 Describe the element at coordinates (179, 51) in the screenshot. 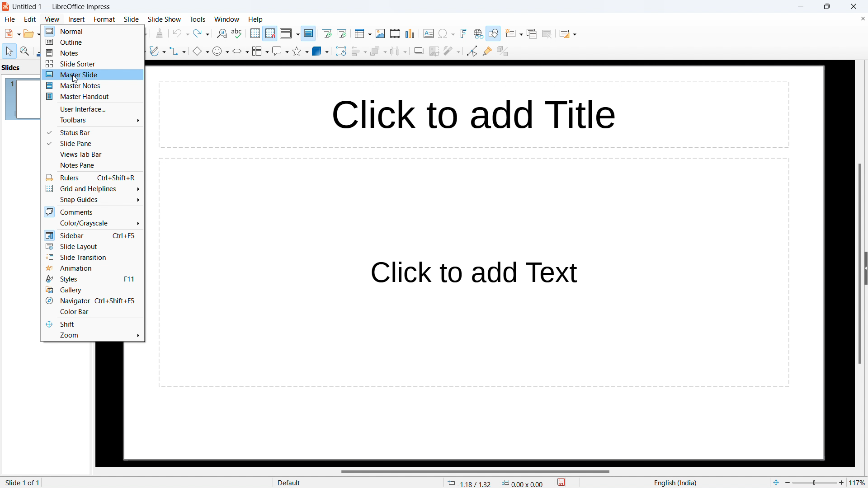

I see `connectors` at that location.